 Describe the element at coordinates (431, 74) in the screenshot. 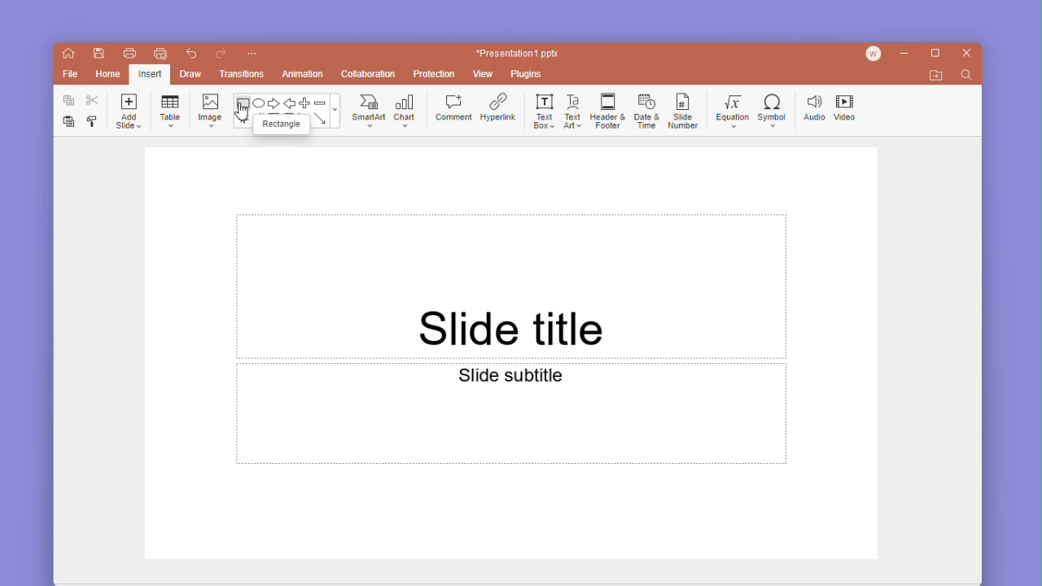

I see `protection` at that location.